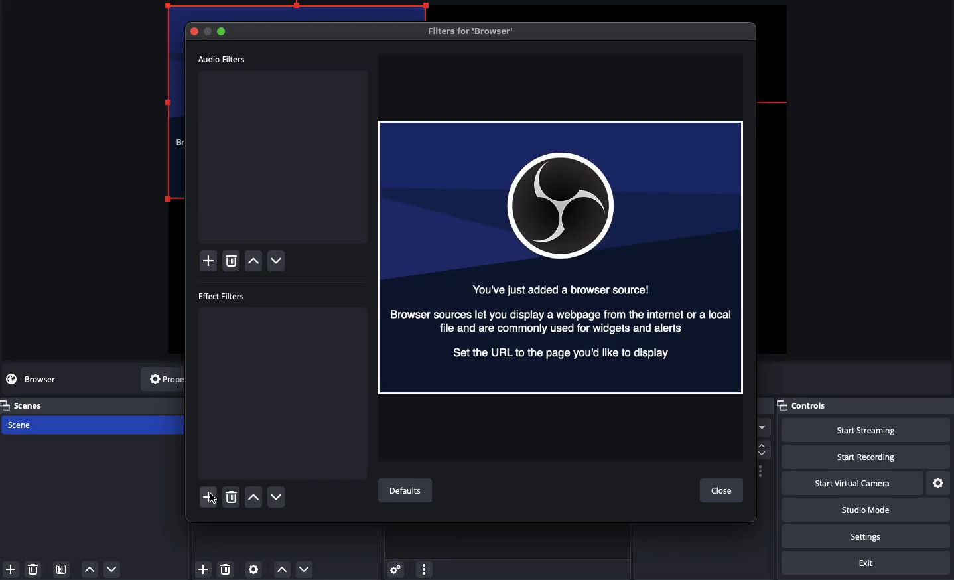  What do you see at coordinates (277, 496) in the screenshot?
I see `down` at bounding box center [277, 496].